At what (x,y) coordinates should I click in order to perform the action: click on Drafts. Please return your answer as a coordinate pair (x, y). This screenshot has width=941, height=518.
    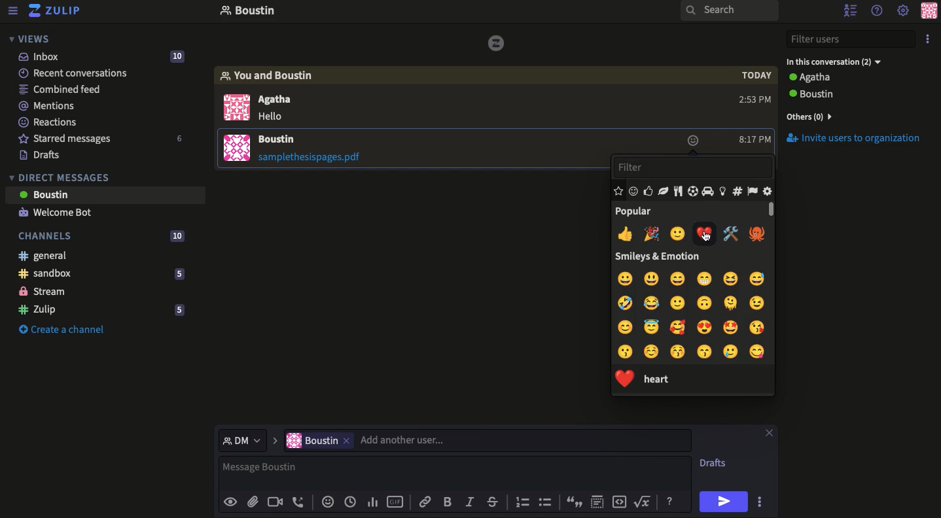
    Looking at the image, I should click on (713, 459).